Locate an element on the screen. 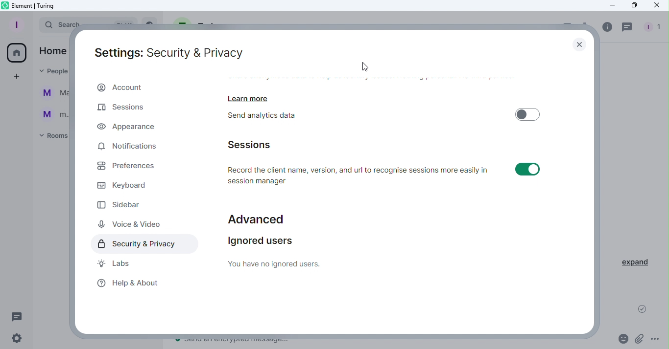 Image resolution: width=669 pixels, height=349 pixels. Toggle is located at coordinates (528, 113).